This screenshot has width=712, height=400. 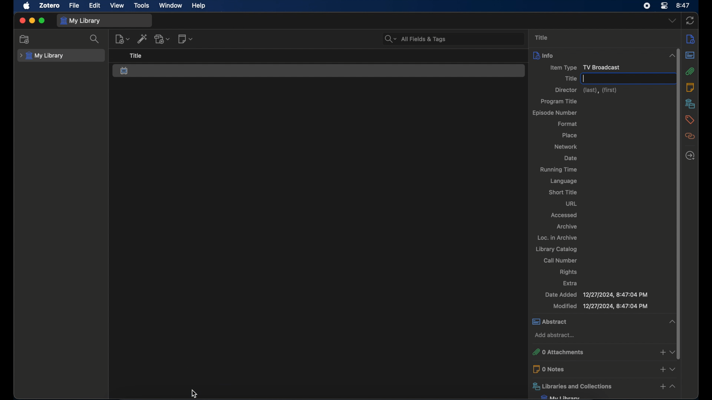 I want to click on my library, so click(x=42, y=56).